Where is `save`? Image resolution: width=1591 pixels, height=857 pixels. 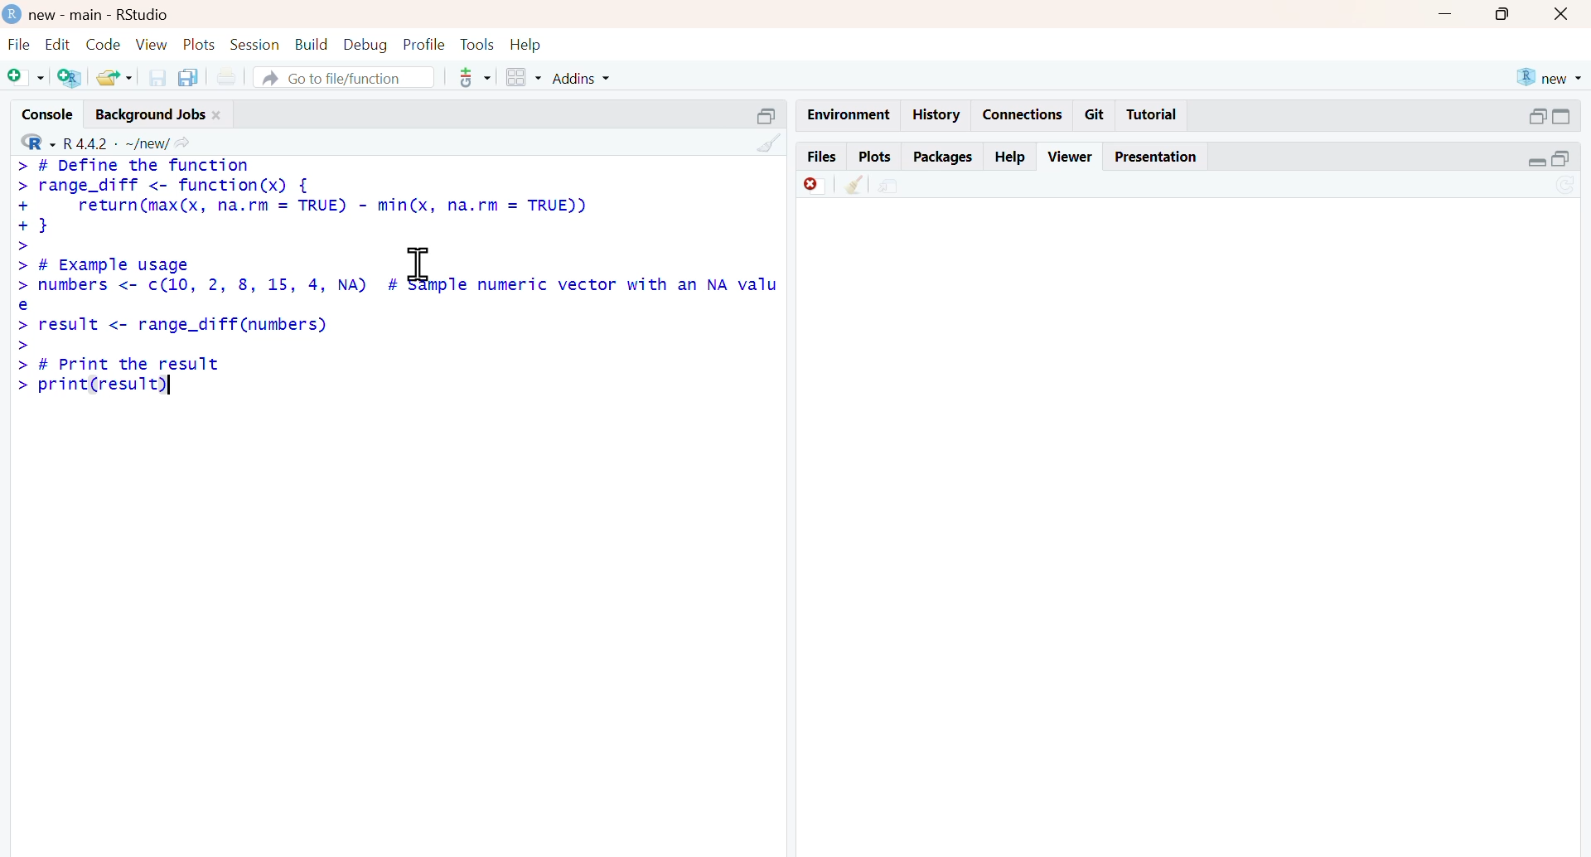
save is located at coordinates (159, 78).